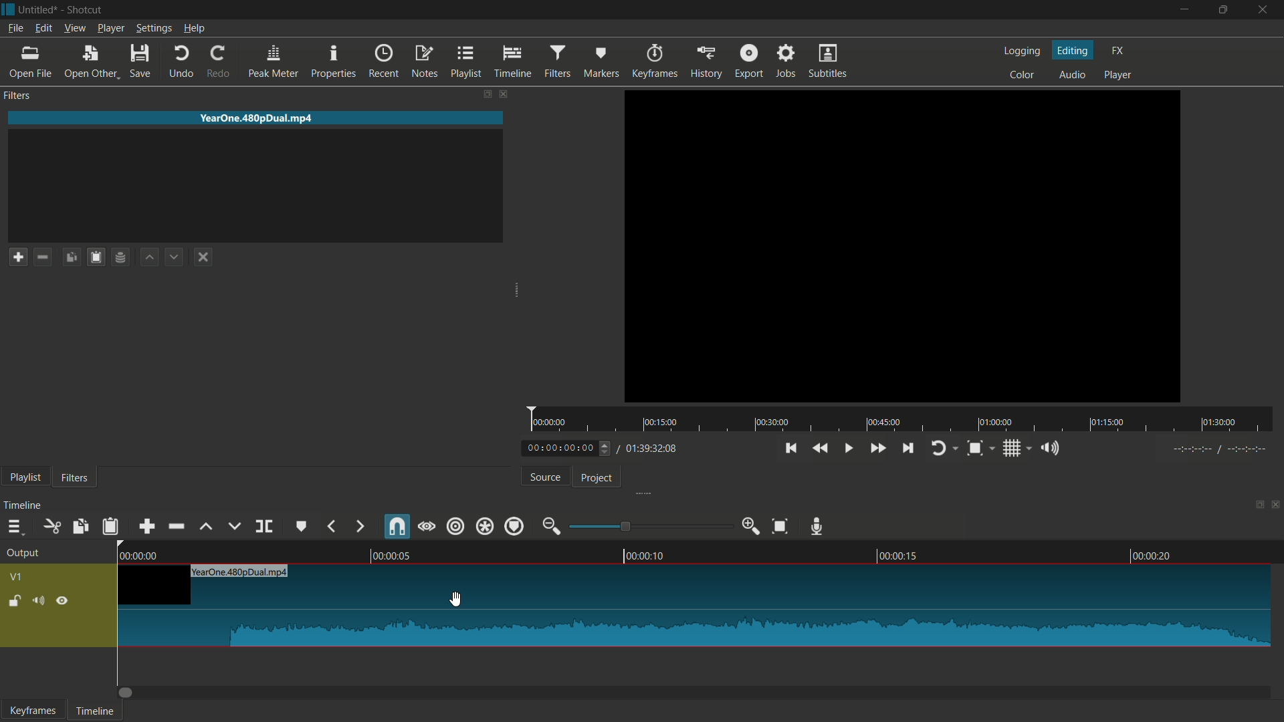  What do you see at coordinates (218, 62) in the screenshot?
I see `redo` at bounding box center [218, 62].